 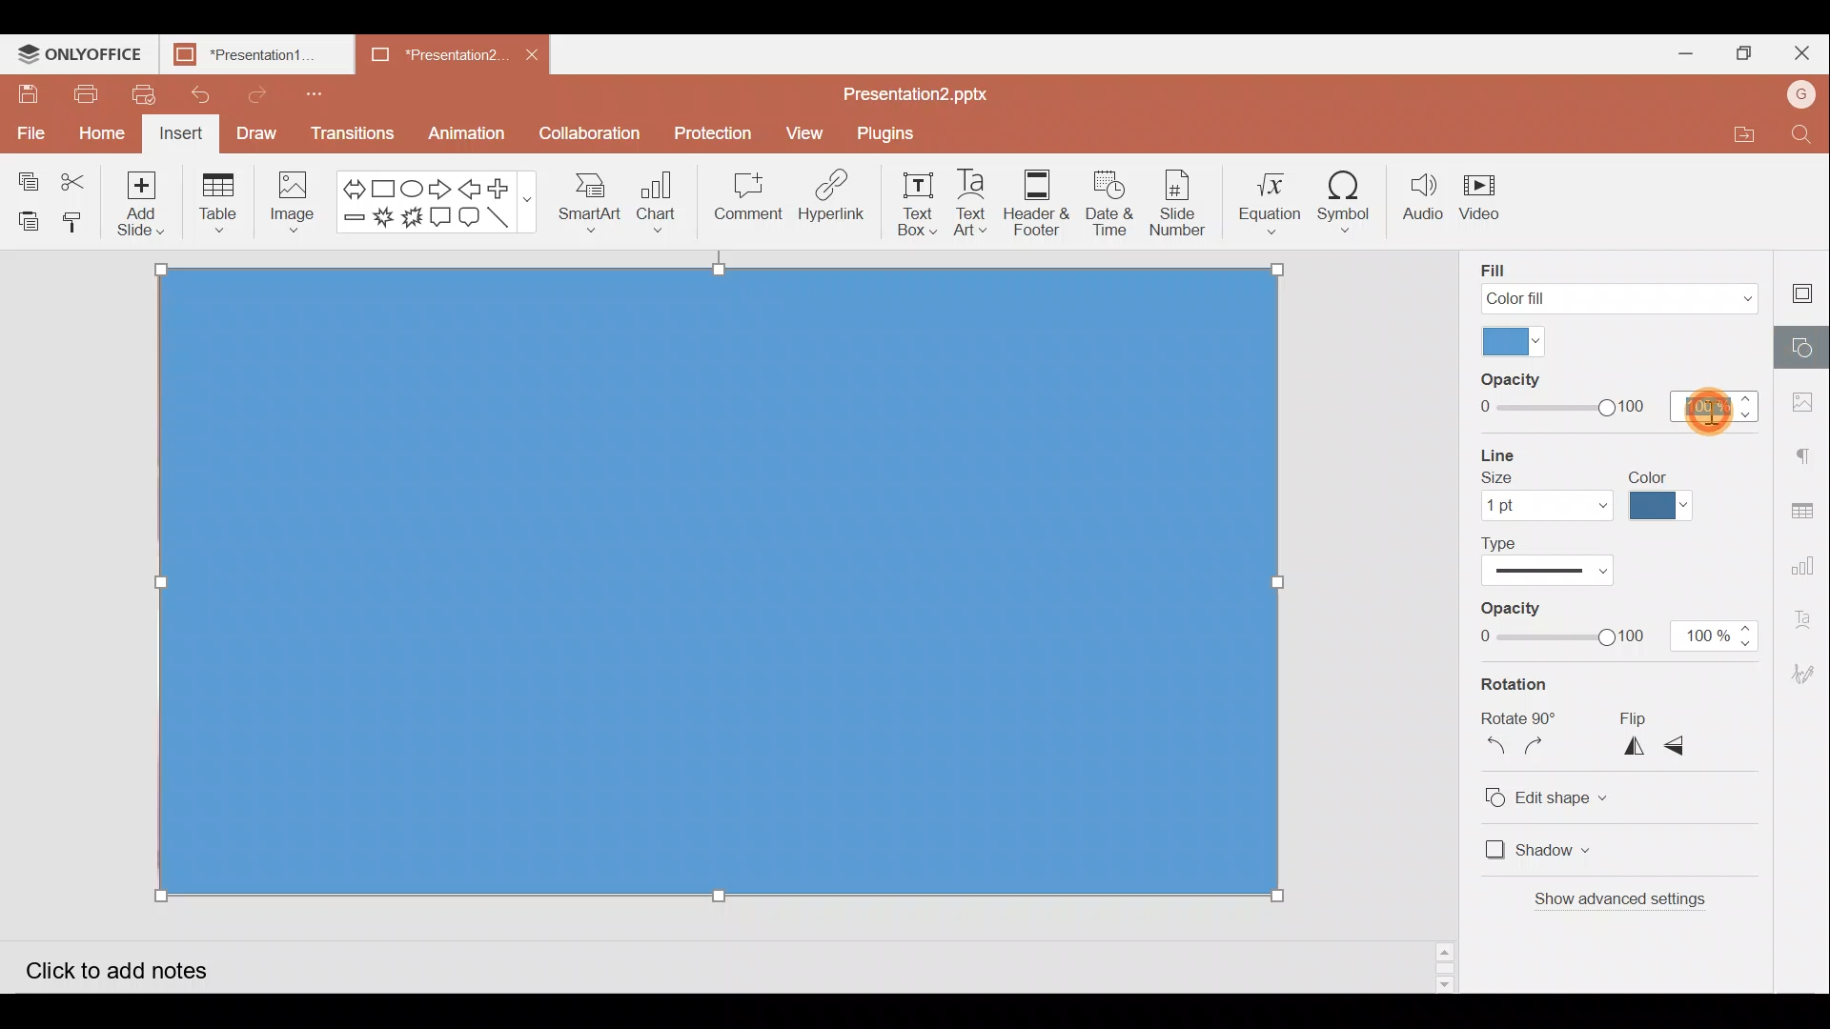 I want to click on Rotate 90, so click(x=1520, y=718).